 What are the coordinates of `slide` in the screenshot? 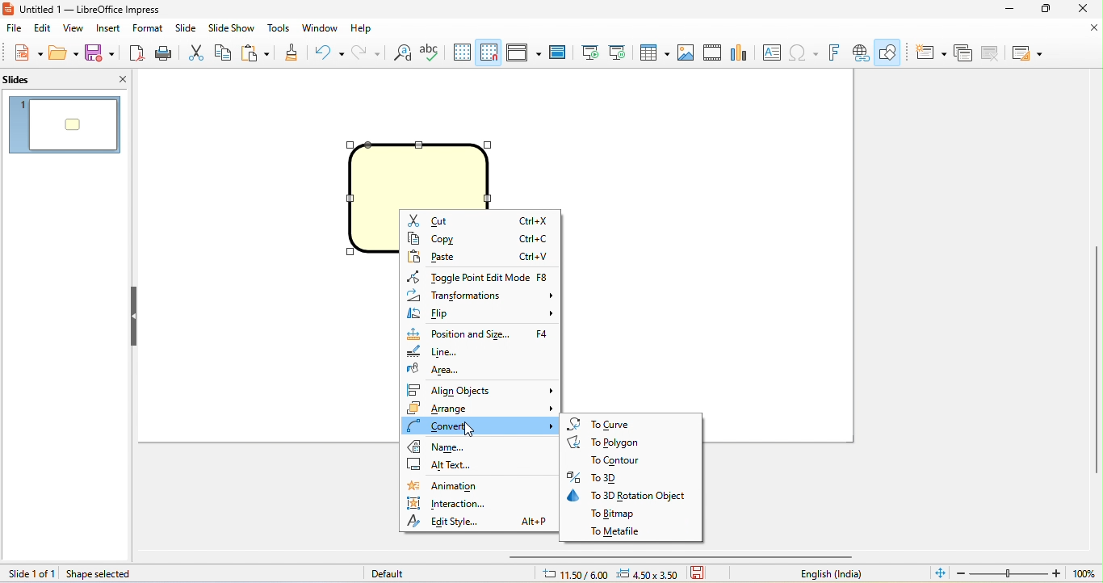 It's located at (187, 27).